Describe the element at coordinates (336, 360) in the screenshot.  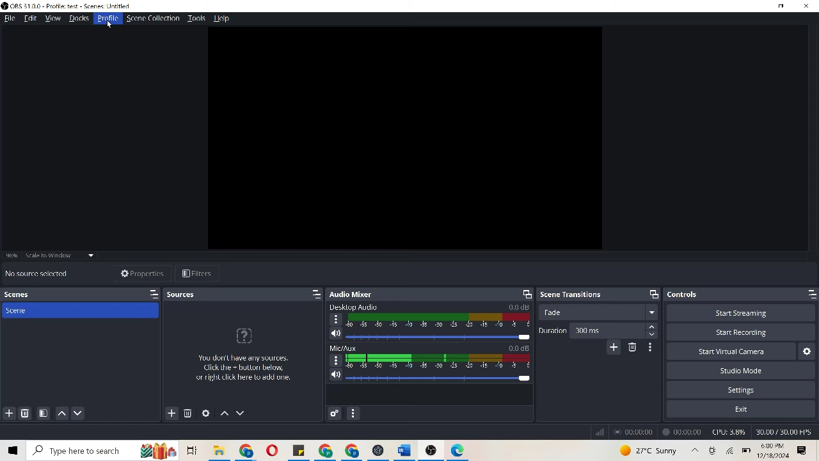
I see `options` at that location.